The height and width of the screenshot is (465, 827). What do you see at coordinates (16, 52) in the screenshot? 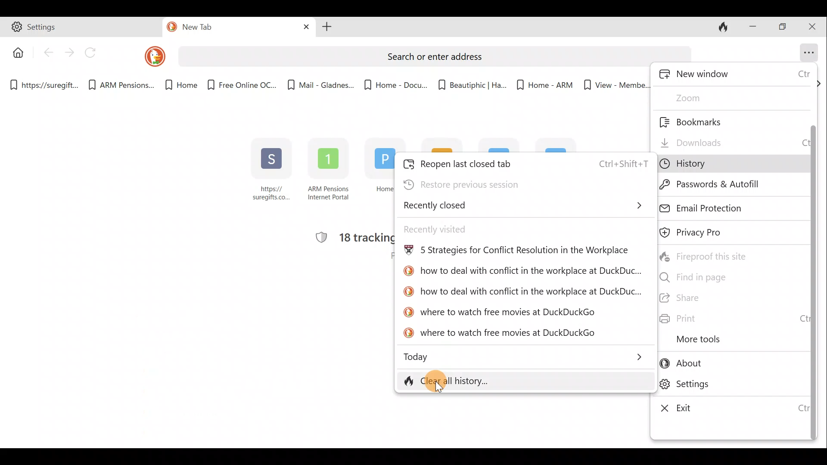
I see `Home` at bounding box center [16, 52].